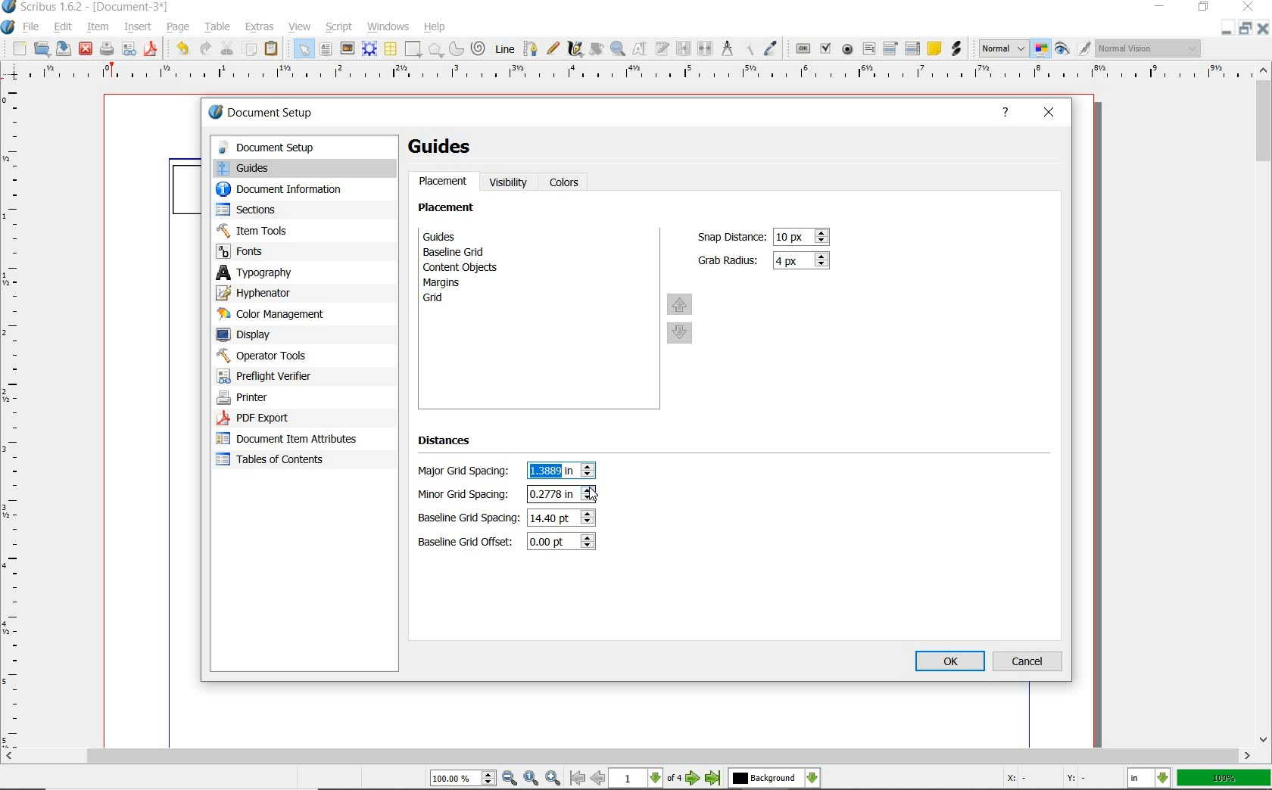  I want to click on margins, so click(450, 282).